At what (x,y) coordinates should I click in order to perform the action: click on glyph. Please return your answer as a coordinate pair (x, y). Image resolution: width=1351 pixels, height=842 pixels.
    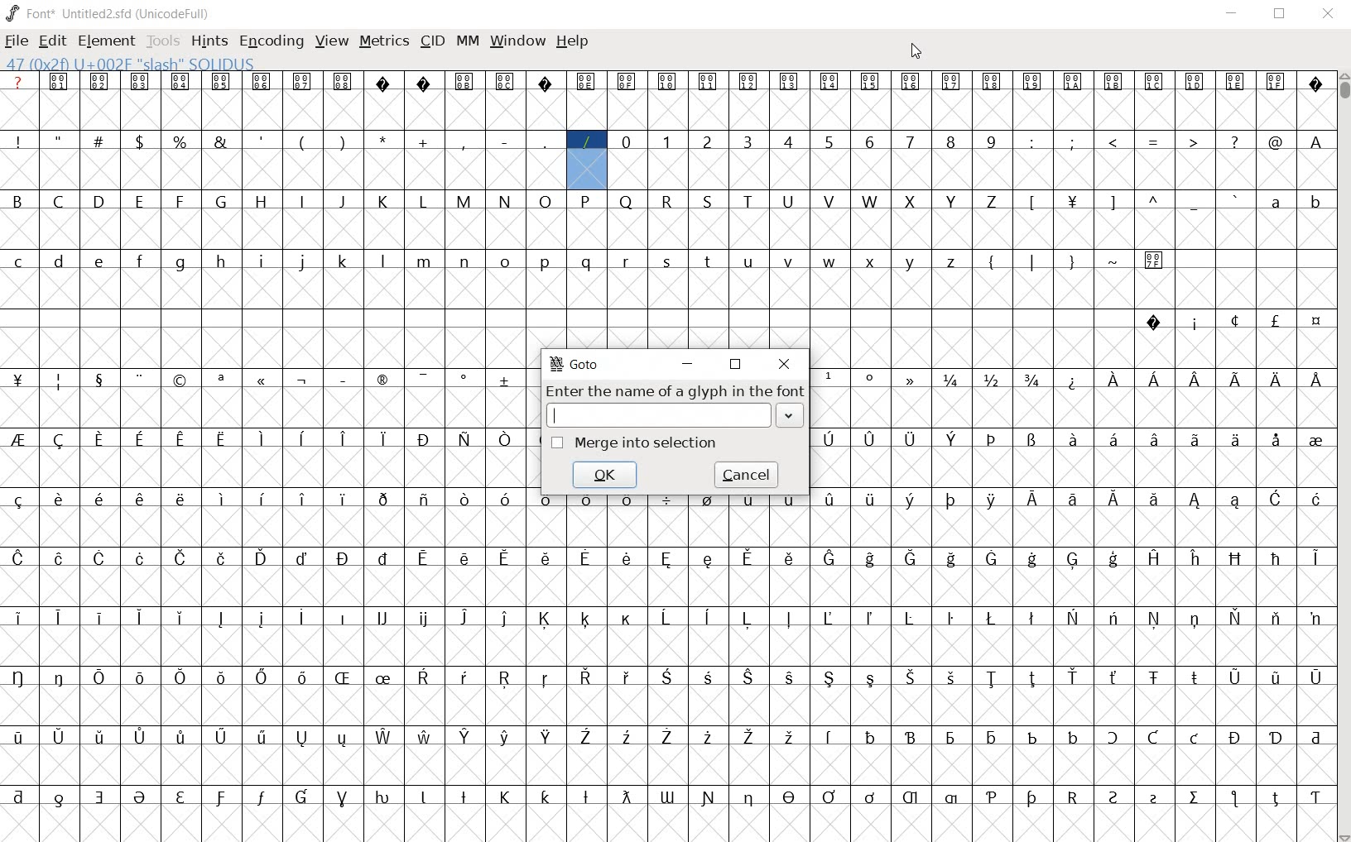
    Looking at the image, I should click on (1277, 440).